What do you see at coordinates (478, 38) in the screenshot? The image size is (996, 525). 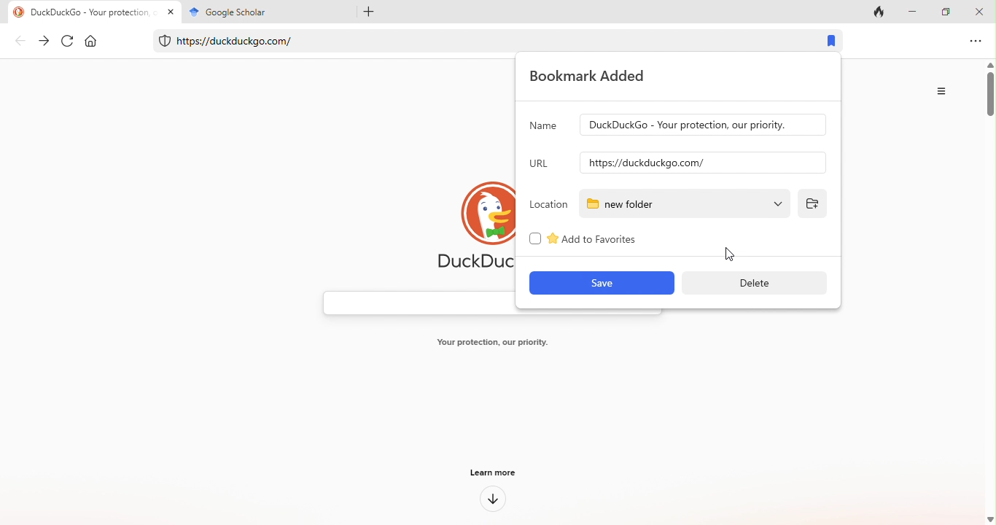 I see `web link` at bounding box center [478, 38].